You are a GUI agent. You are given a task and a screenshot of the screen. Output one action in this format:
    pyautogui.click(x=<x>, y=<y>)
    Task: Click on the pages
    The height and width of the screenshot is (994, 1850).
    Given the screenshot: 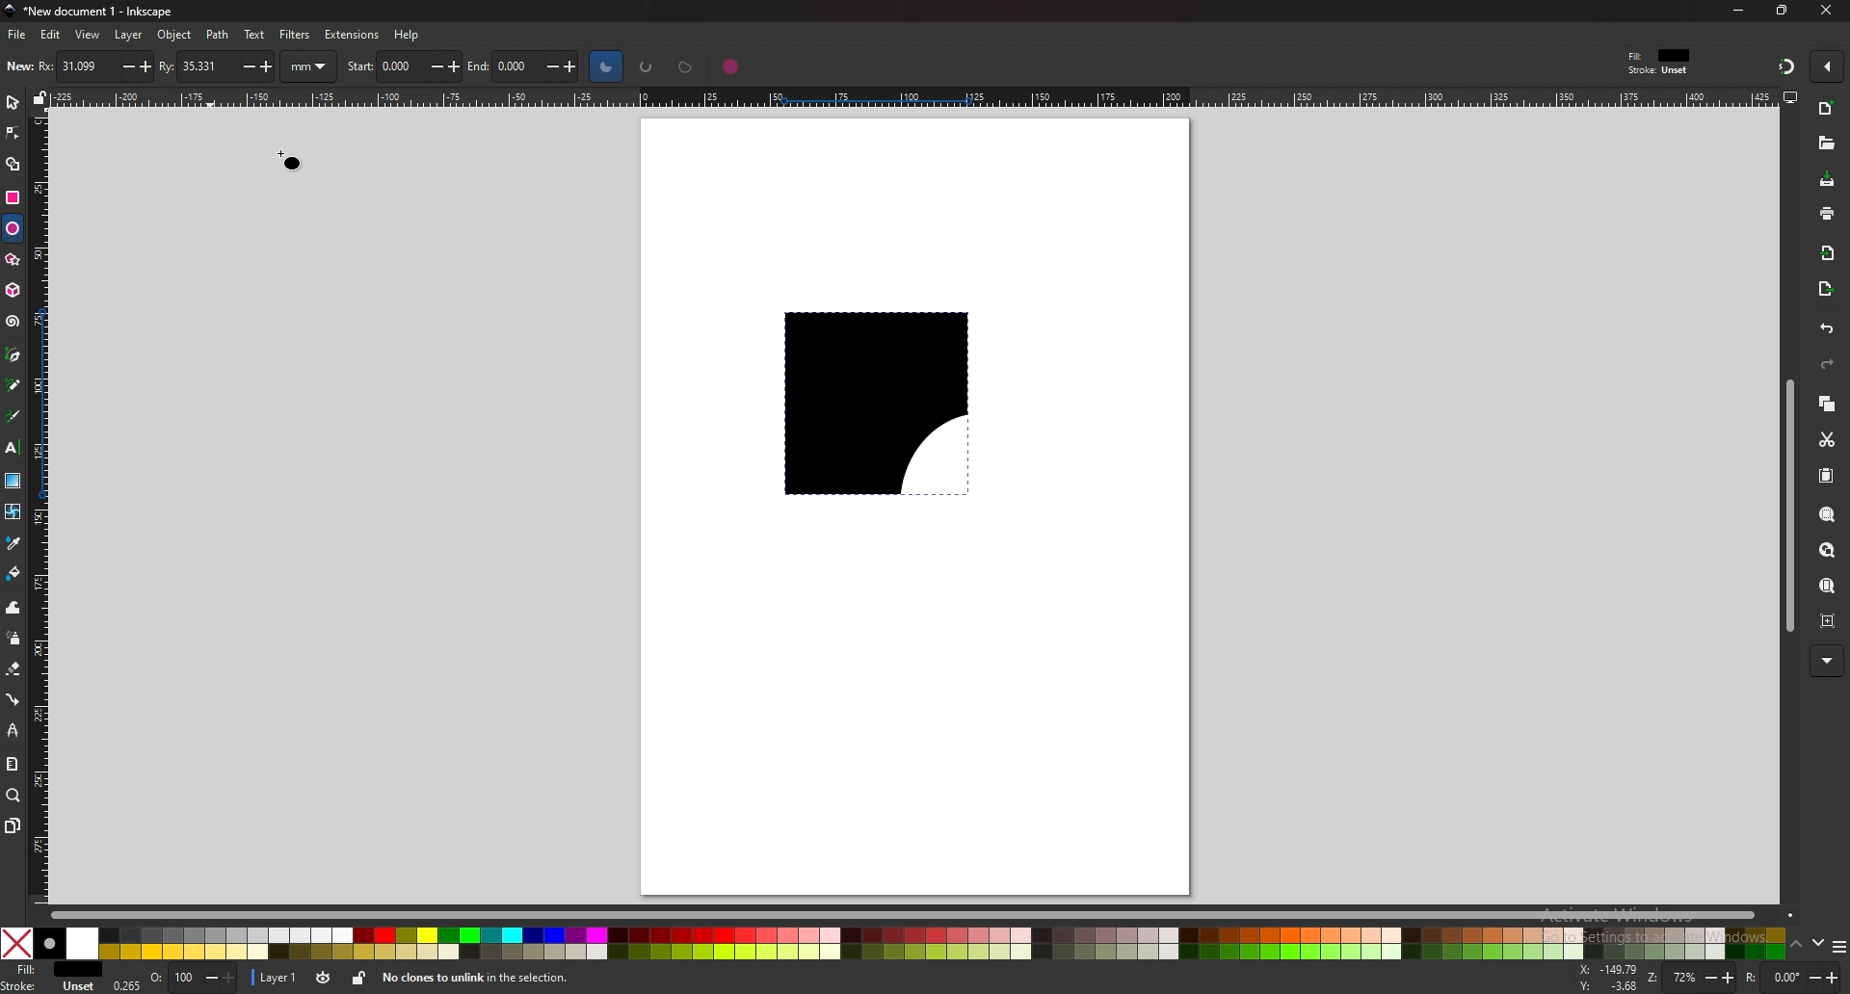 What is the action you would take?
    pyautogui.click(x=12, y=825)
    